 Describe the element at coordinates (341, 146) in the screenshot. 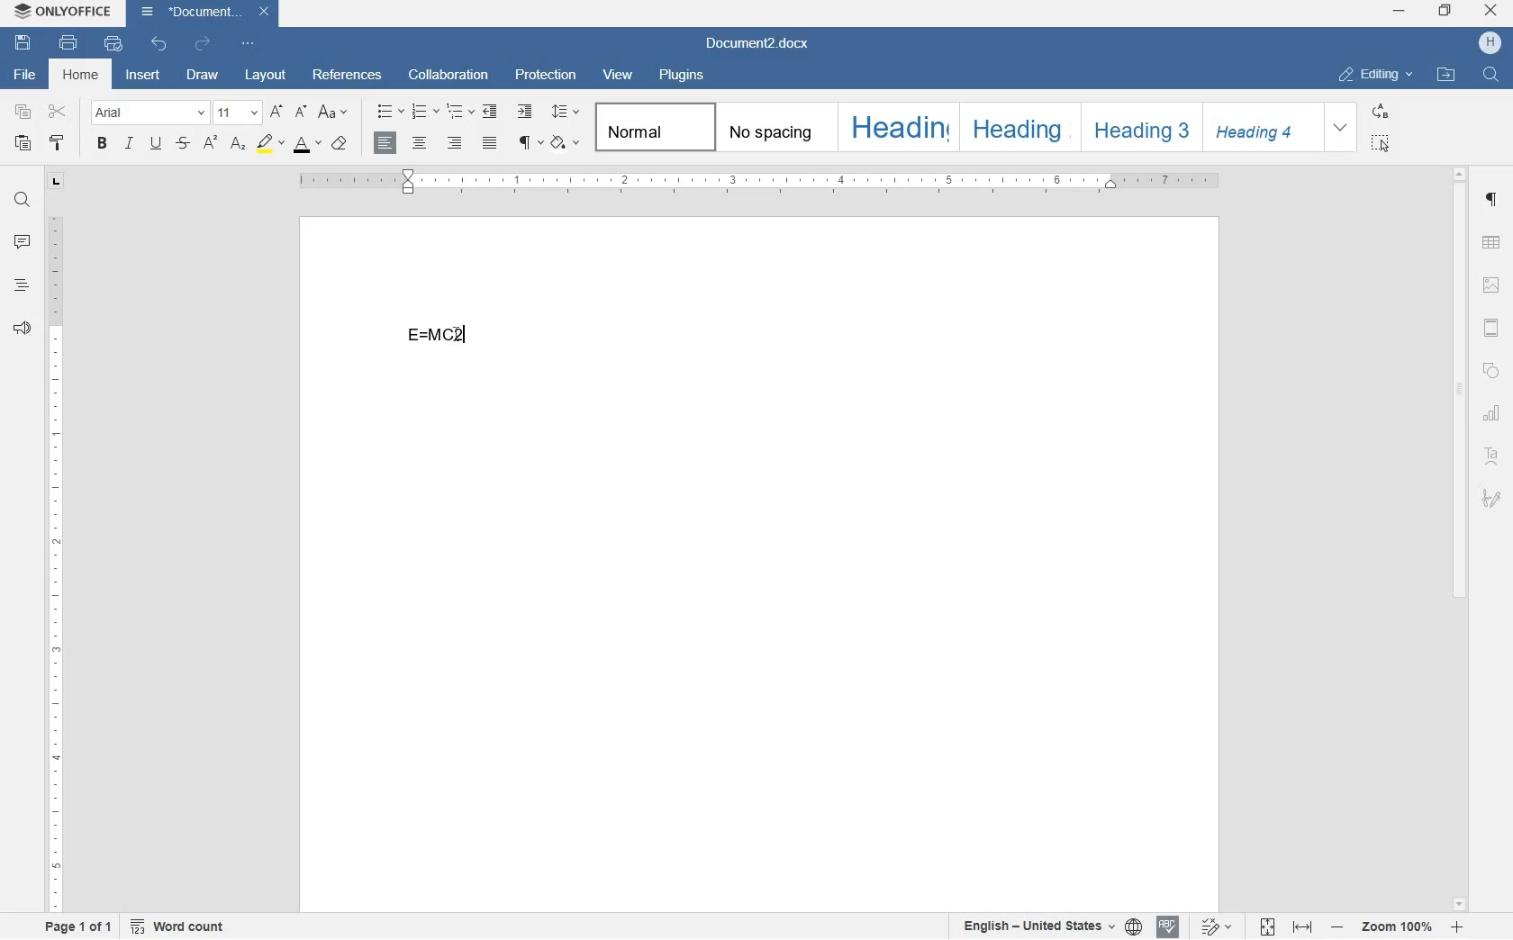

I see `case style` at that location.